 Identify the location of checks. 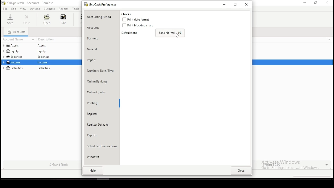
(126, 14).